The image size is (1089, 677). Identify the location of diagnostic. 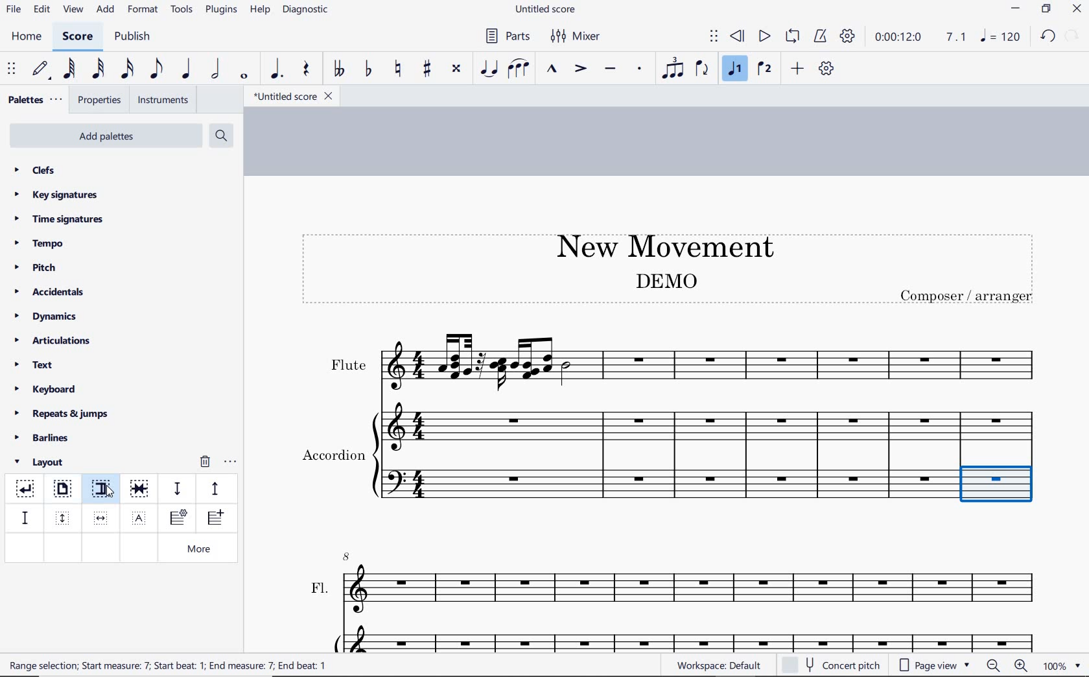
(307, 11).